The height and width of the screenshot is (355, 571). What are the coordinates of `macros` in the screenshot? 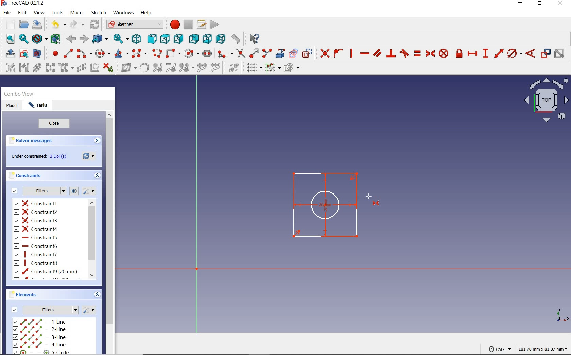 It's located at (202, 24).